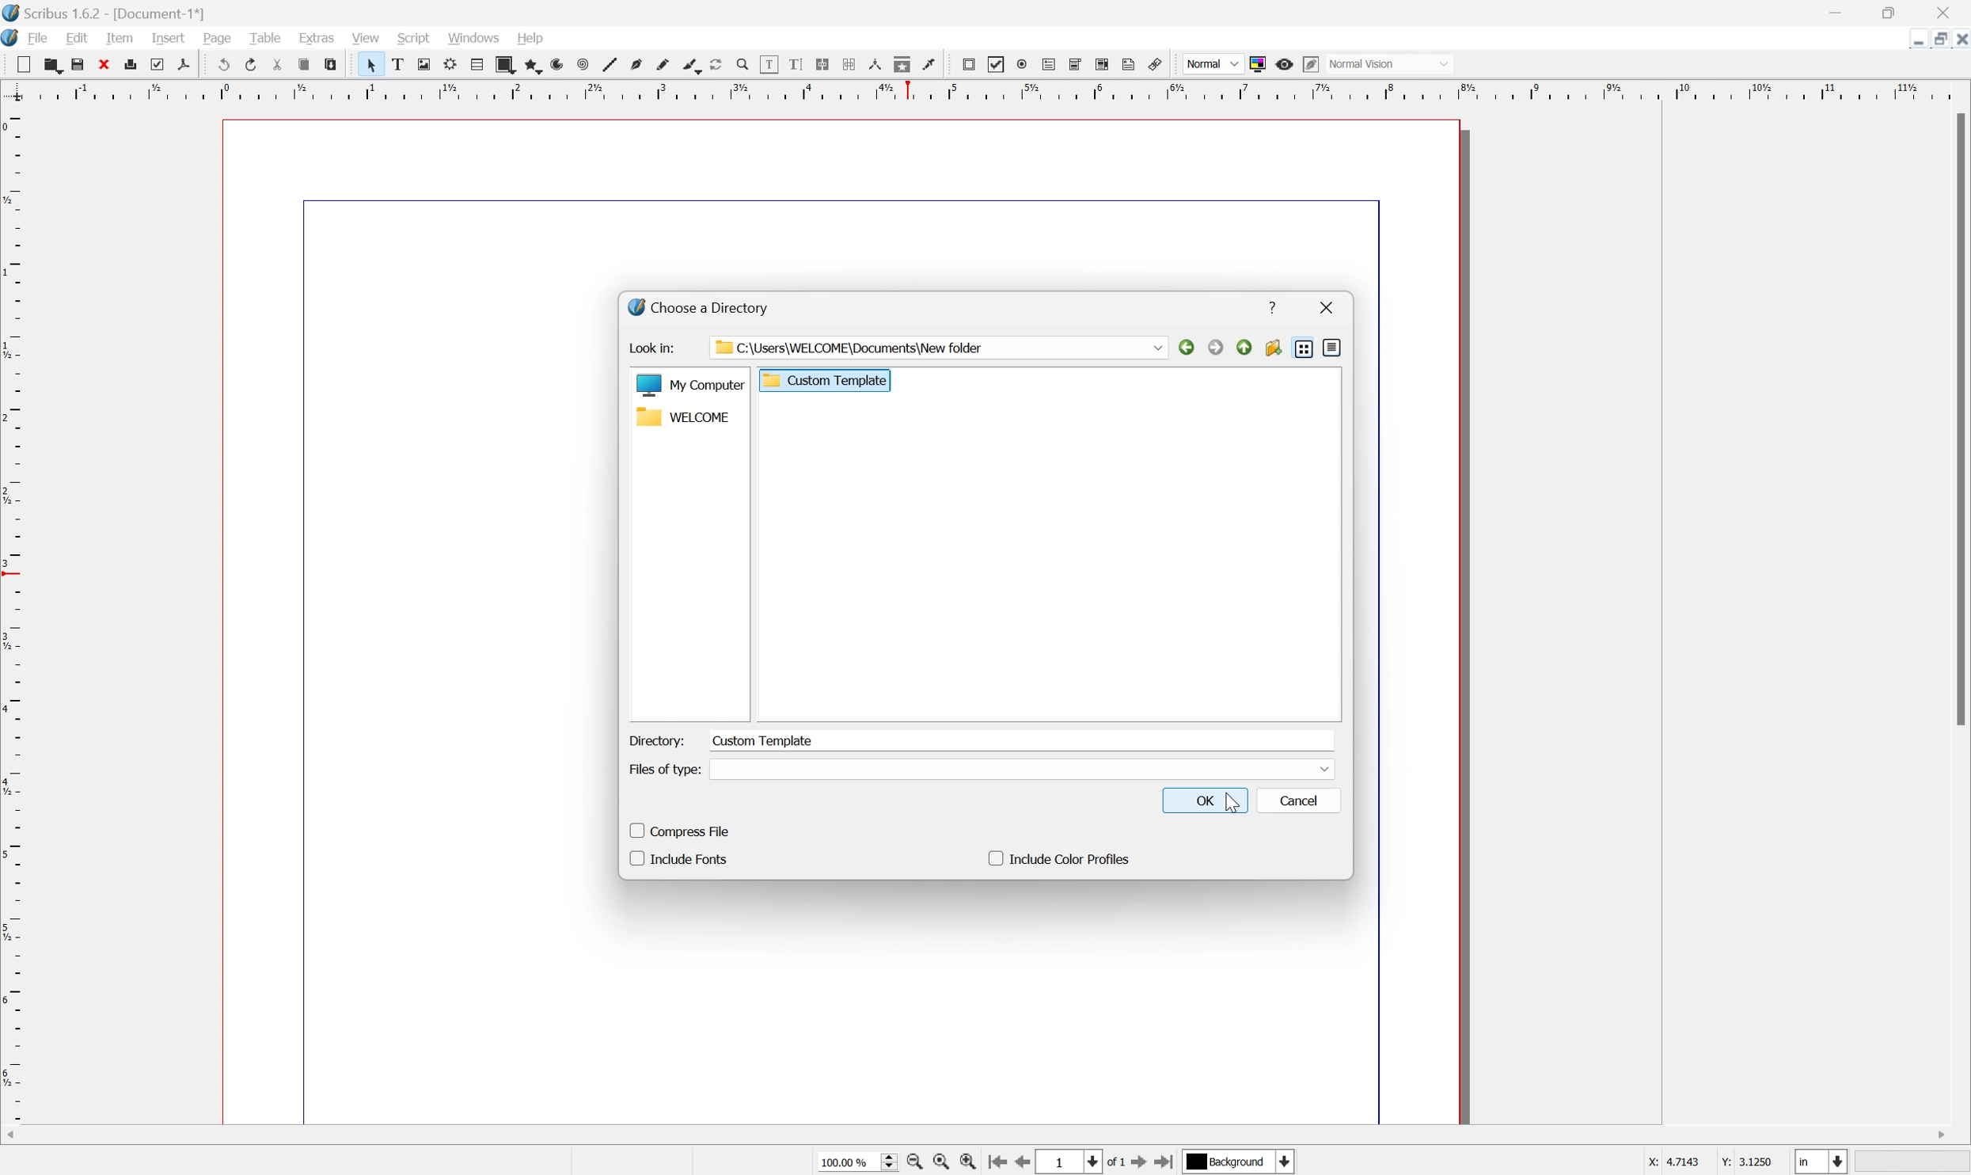 The image size is (1971, 1175). I want to click on custom template, so click(826, 380).